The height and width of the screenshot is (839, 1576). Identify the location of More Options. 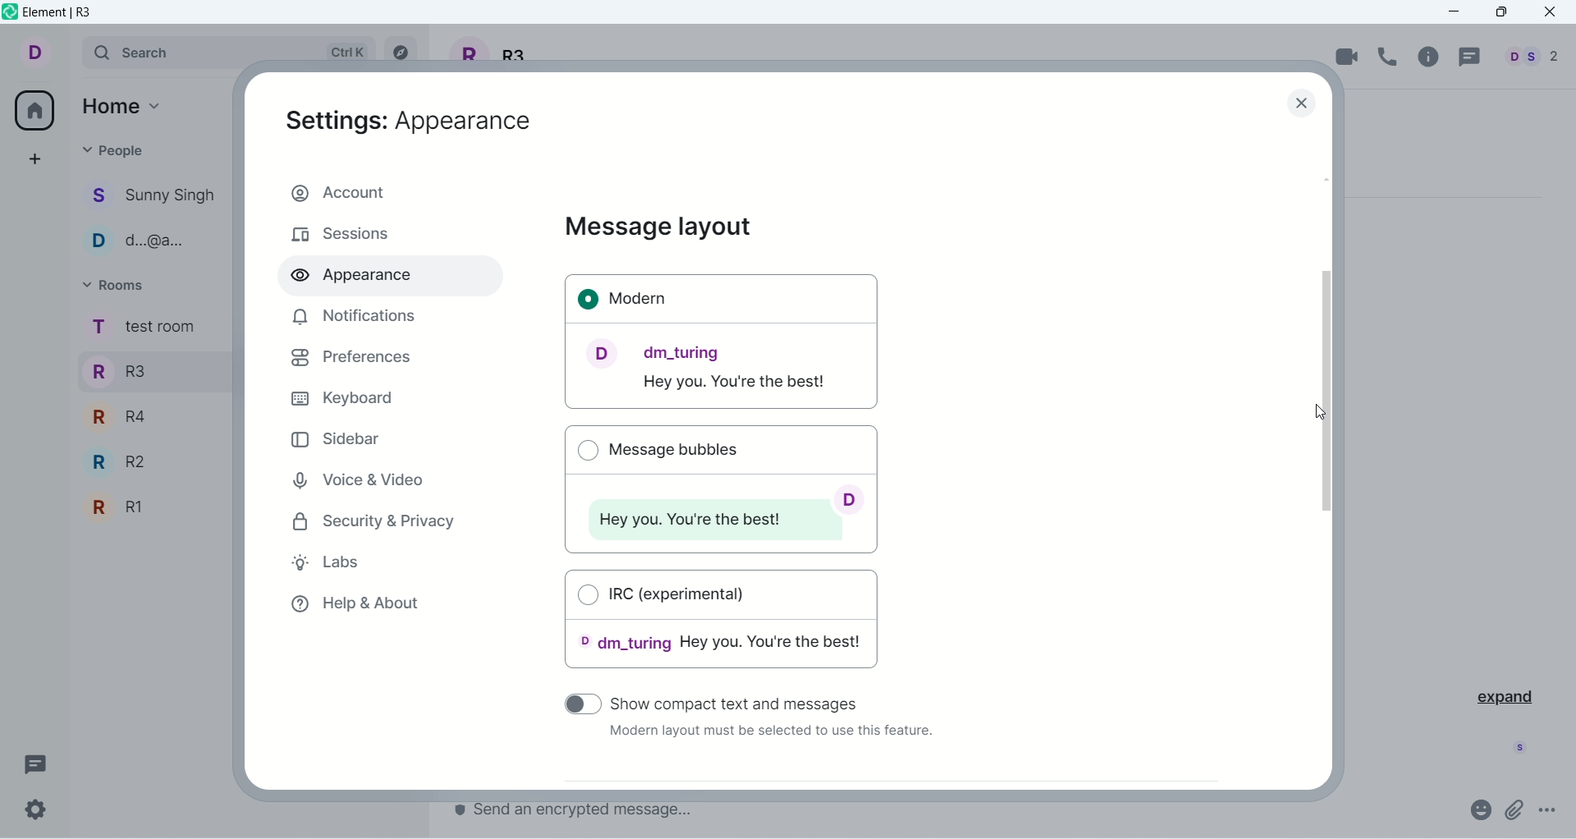
(1551, 810).